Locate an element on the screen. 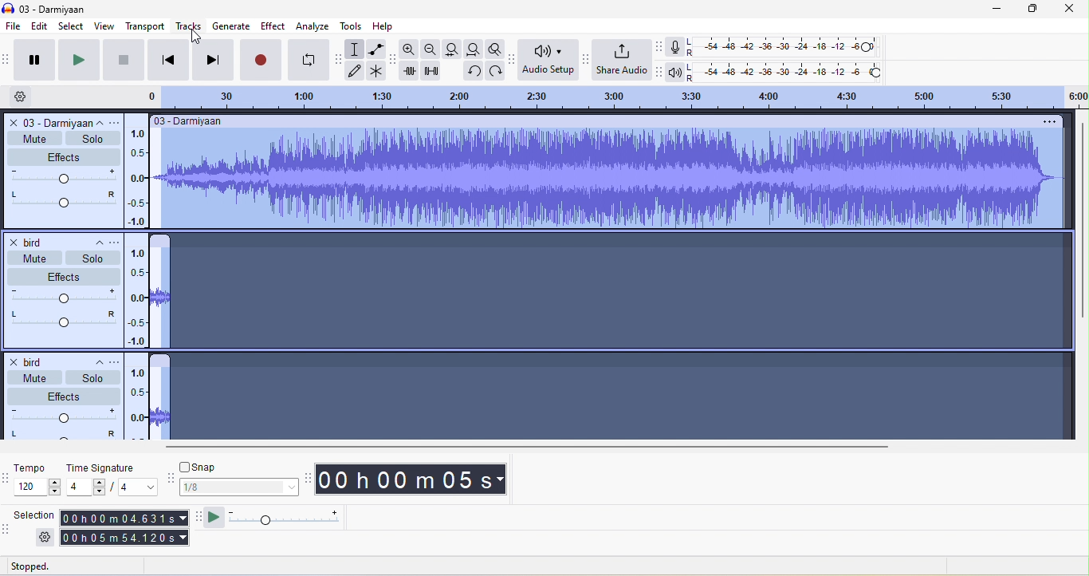 This screenshot has width=1089, height=576. open menu is located at coordinates (116, 123).